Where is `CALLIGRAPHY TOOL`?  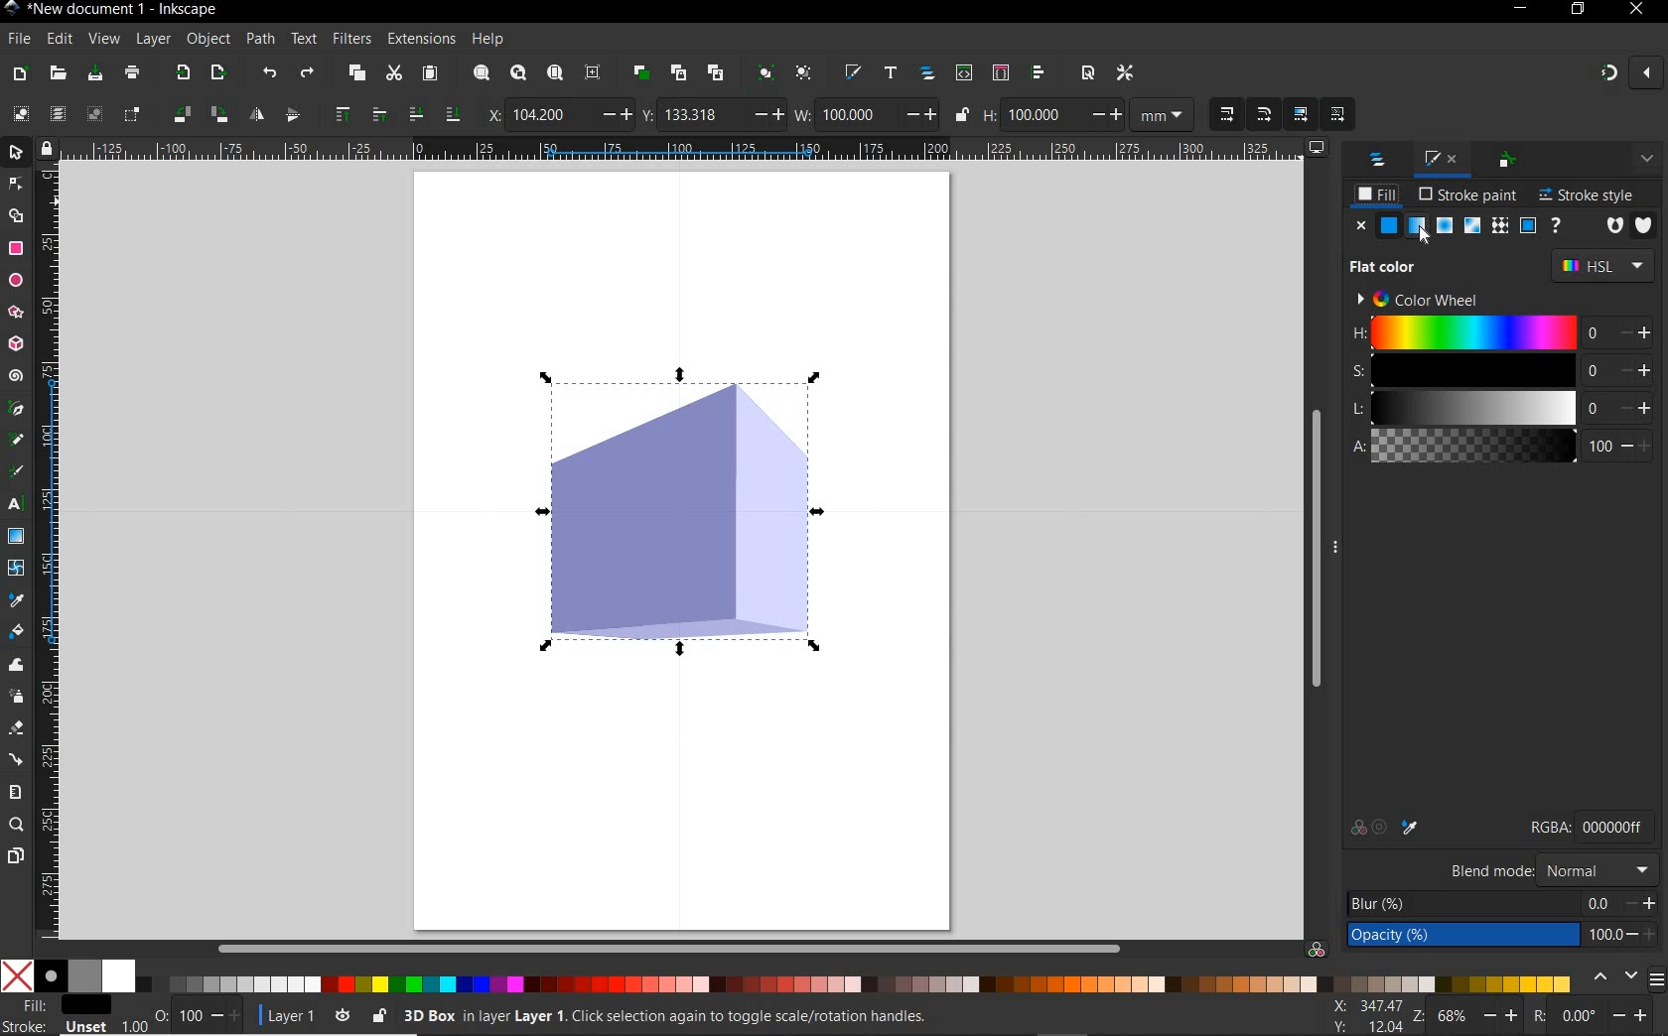 CALLIGRAPHY TOOL is located at coordinates (16, 472).